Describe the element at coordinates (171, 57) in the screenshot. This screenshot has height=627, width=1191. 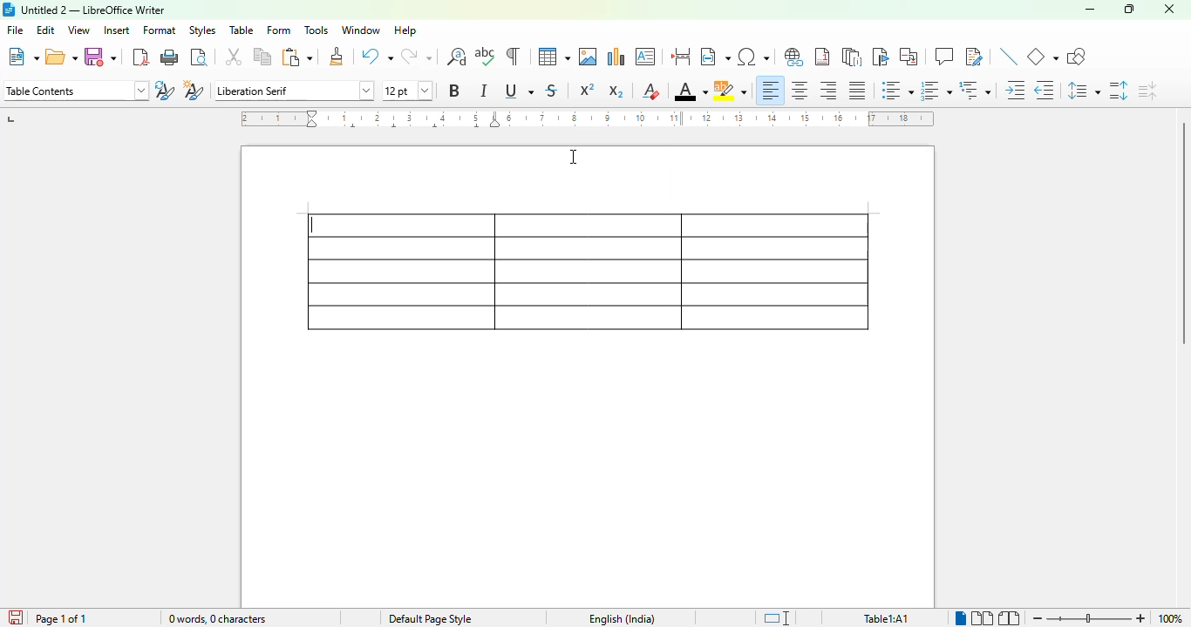
I see `print` at that location.